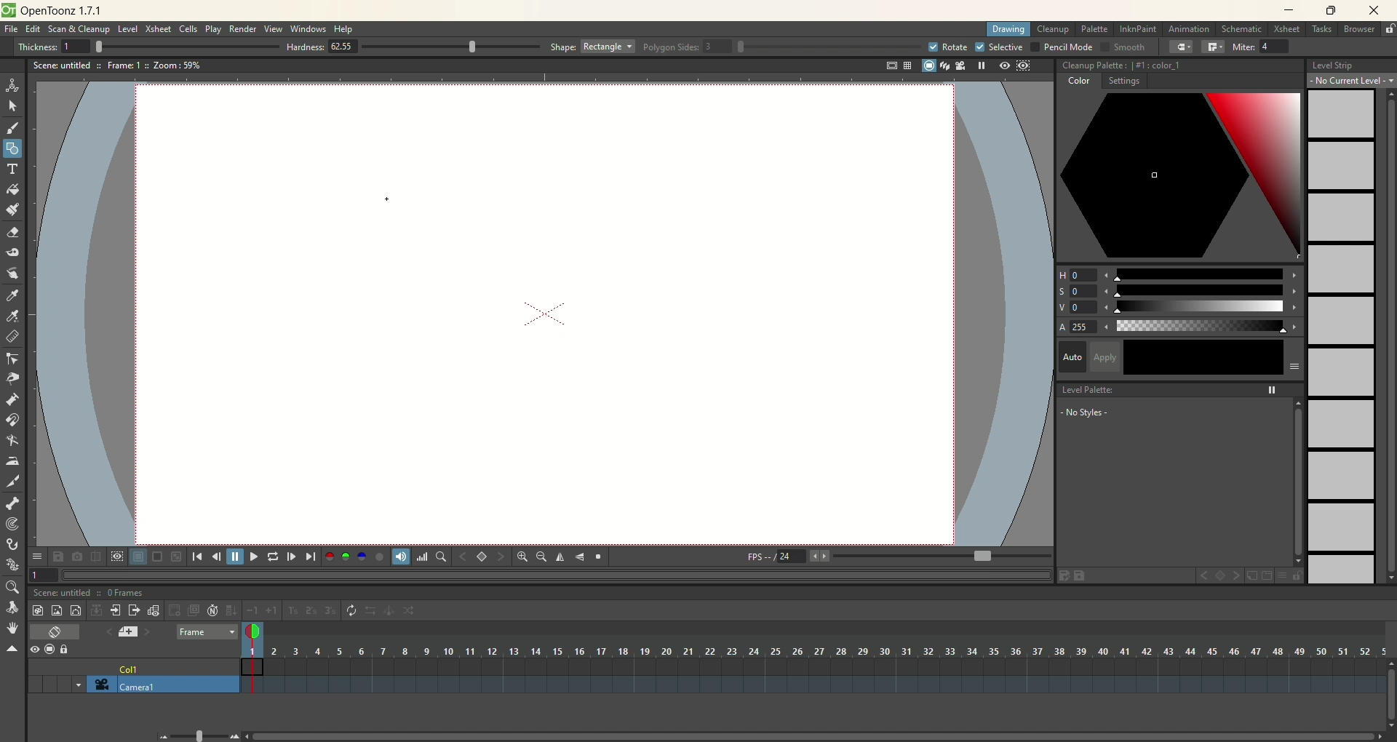  What do you see at coordinates (116, 610) in the screenshot?
I see `open sub-Xsheet` at bounding box center [116, 610].